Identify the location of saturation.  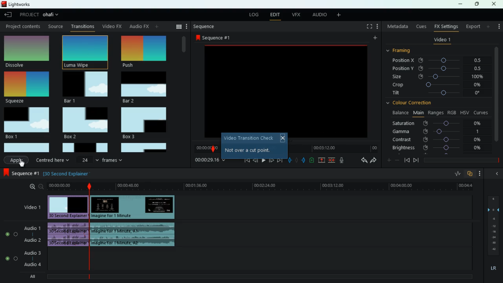
(439, 123).